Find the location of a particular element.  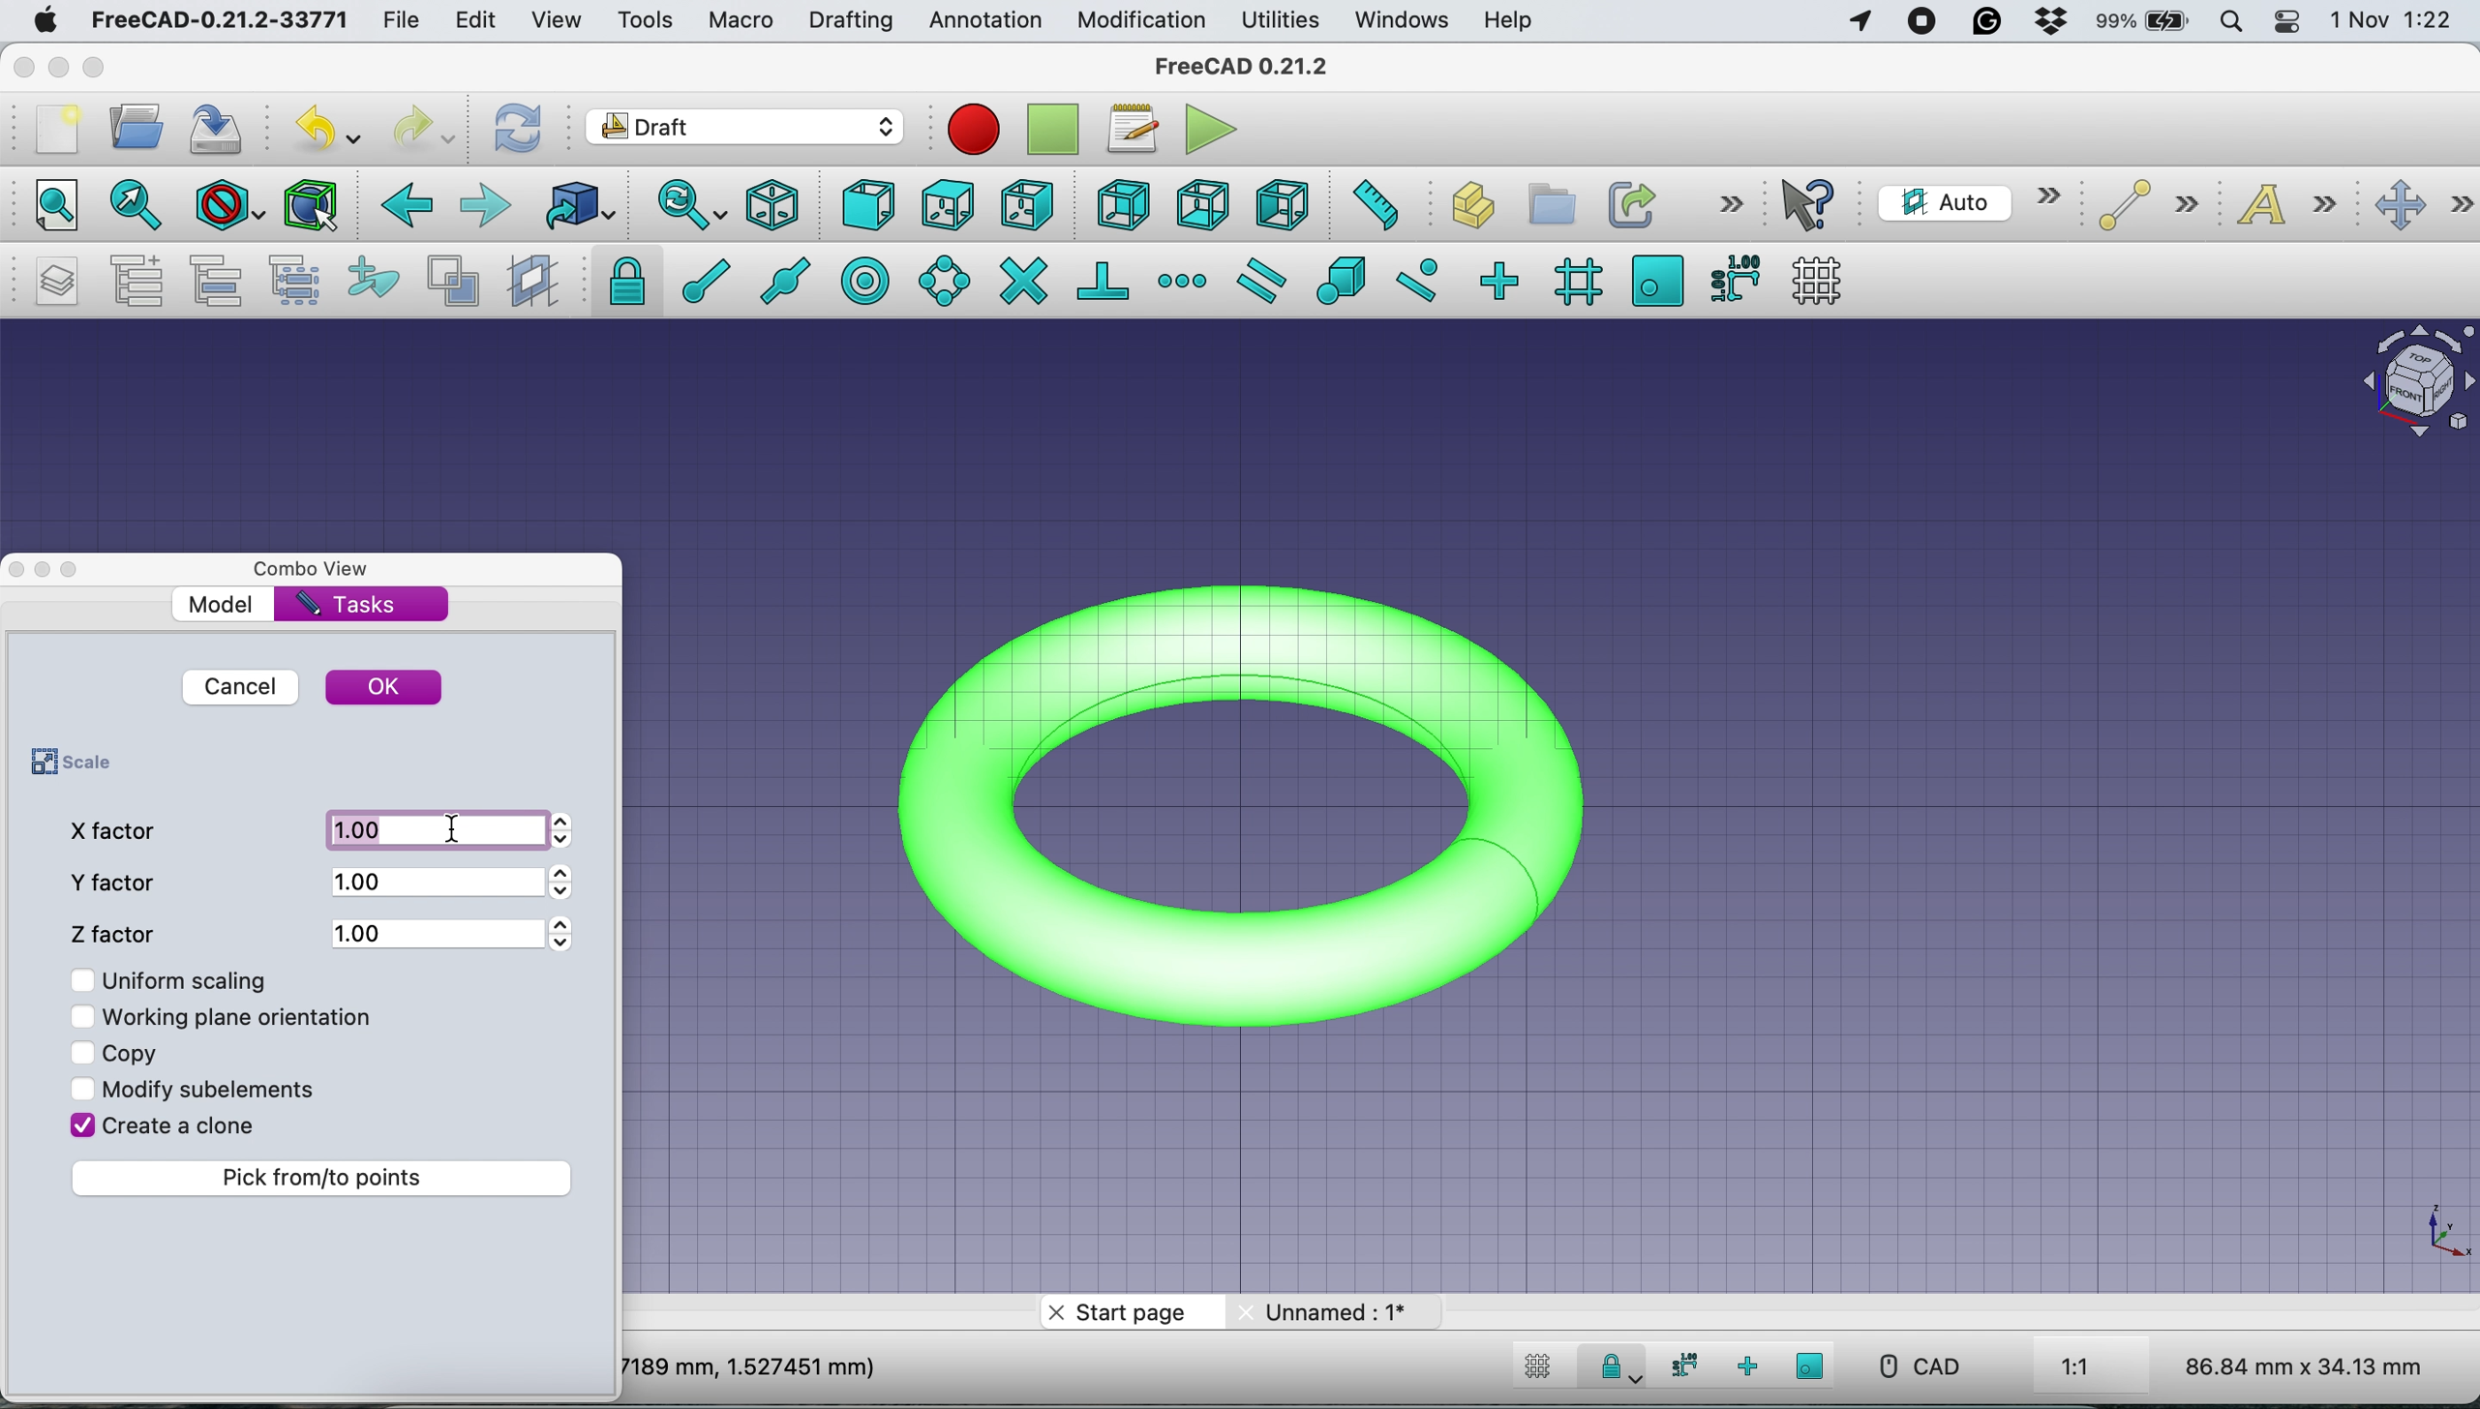

dropbox is located at coordinates (2048, 21).